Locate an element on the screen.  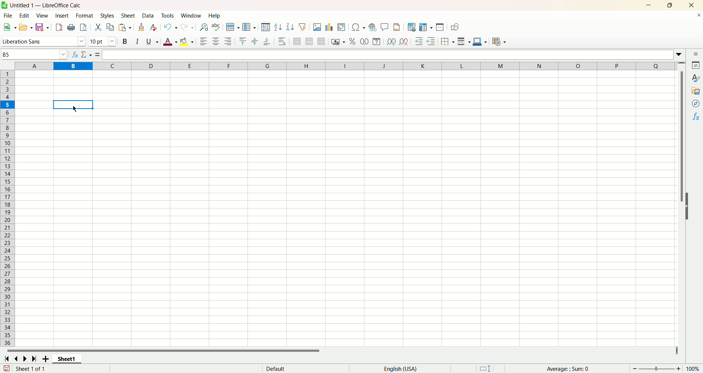
align top is located at coordinates (243, 41).